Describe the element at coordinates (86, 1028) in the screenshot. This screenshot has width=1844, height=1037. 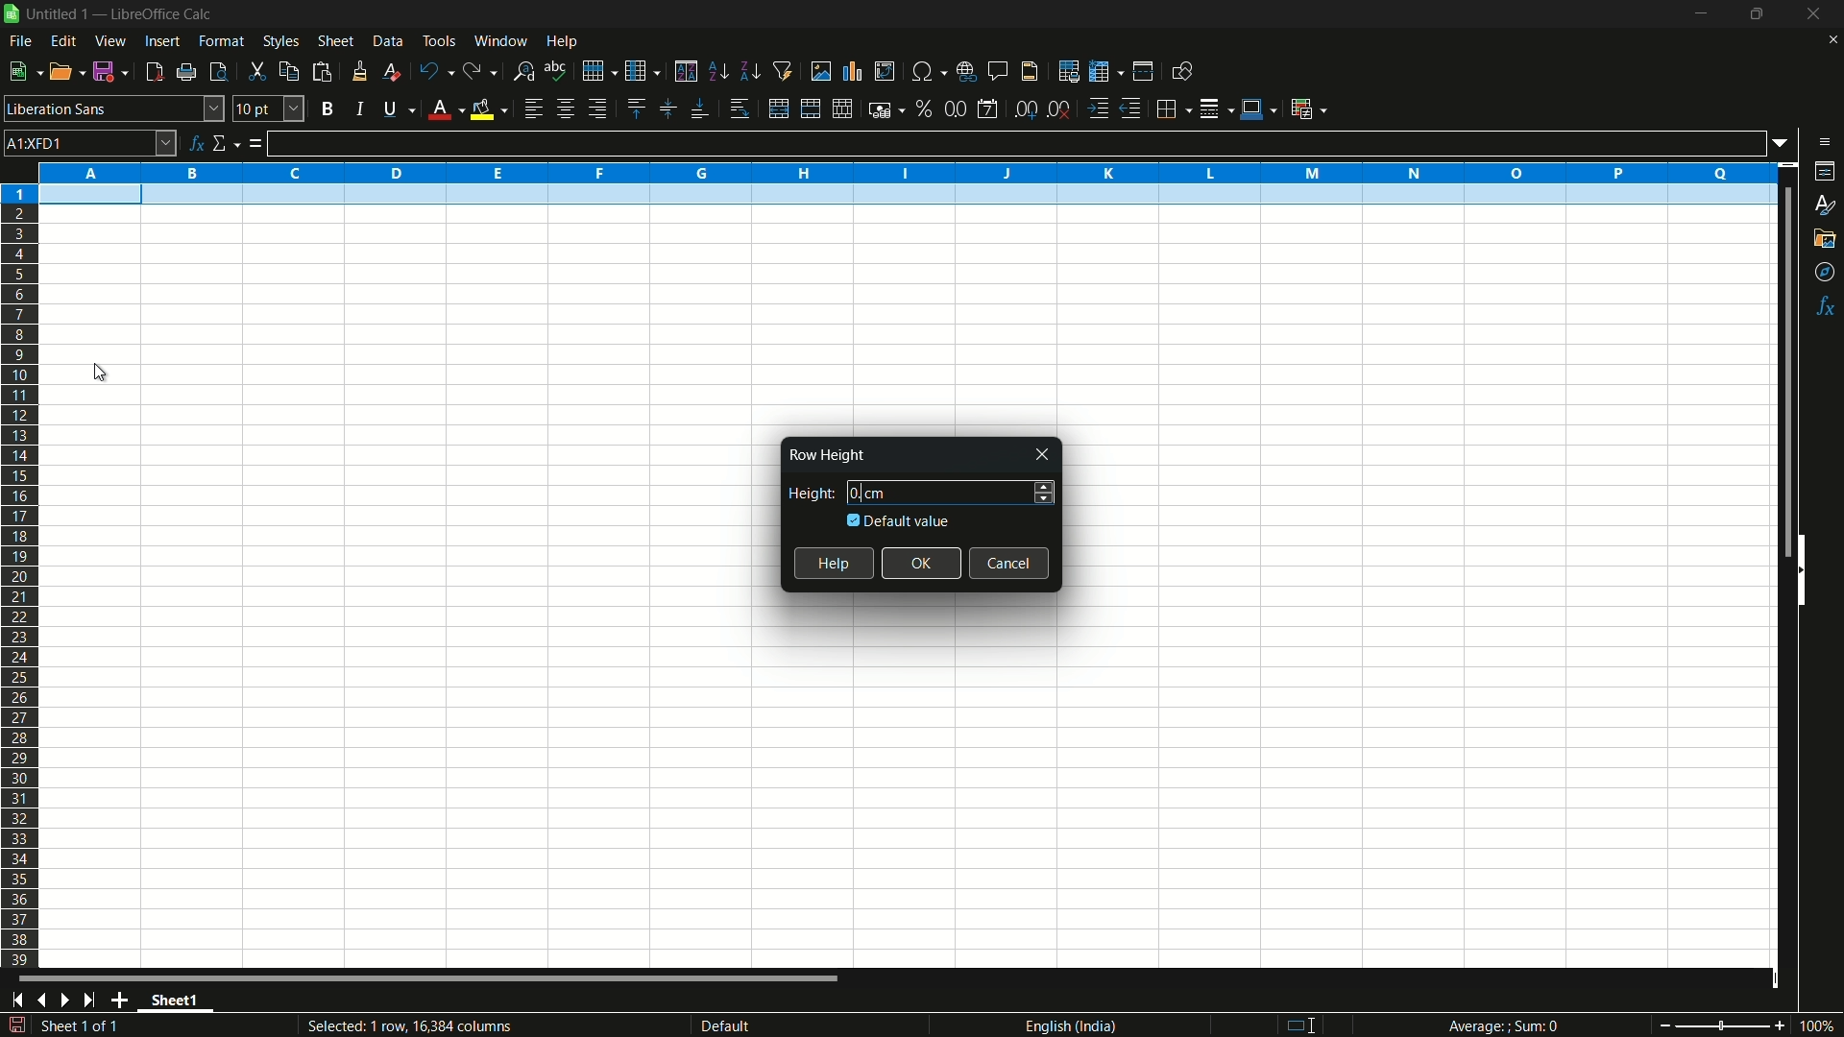
I see `sheet 1 of 1` at that location.